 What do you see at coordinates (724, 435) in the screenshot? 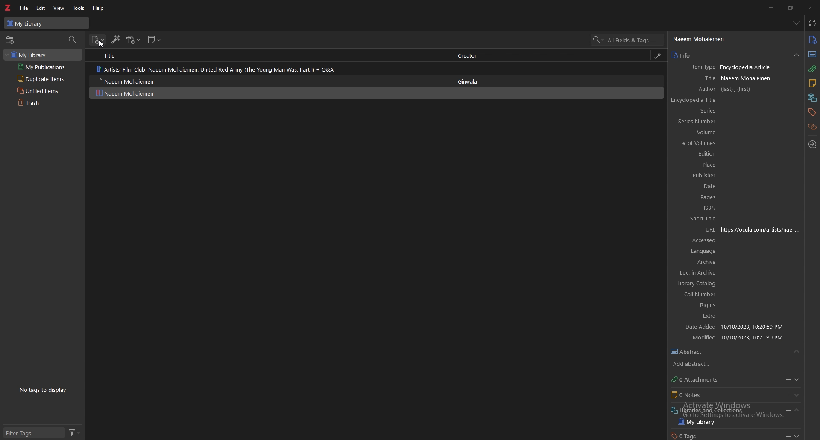
I see `tags` at bounding box center [724, 435].